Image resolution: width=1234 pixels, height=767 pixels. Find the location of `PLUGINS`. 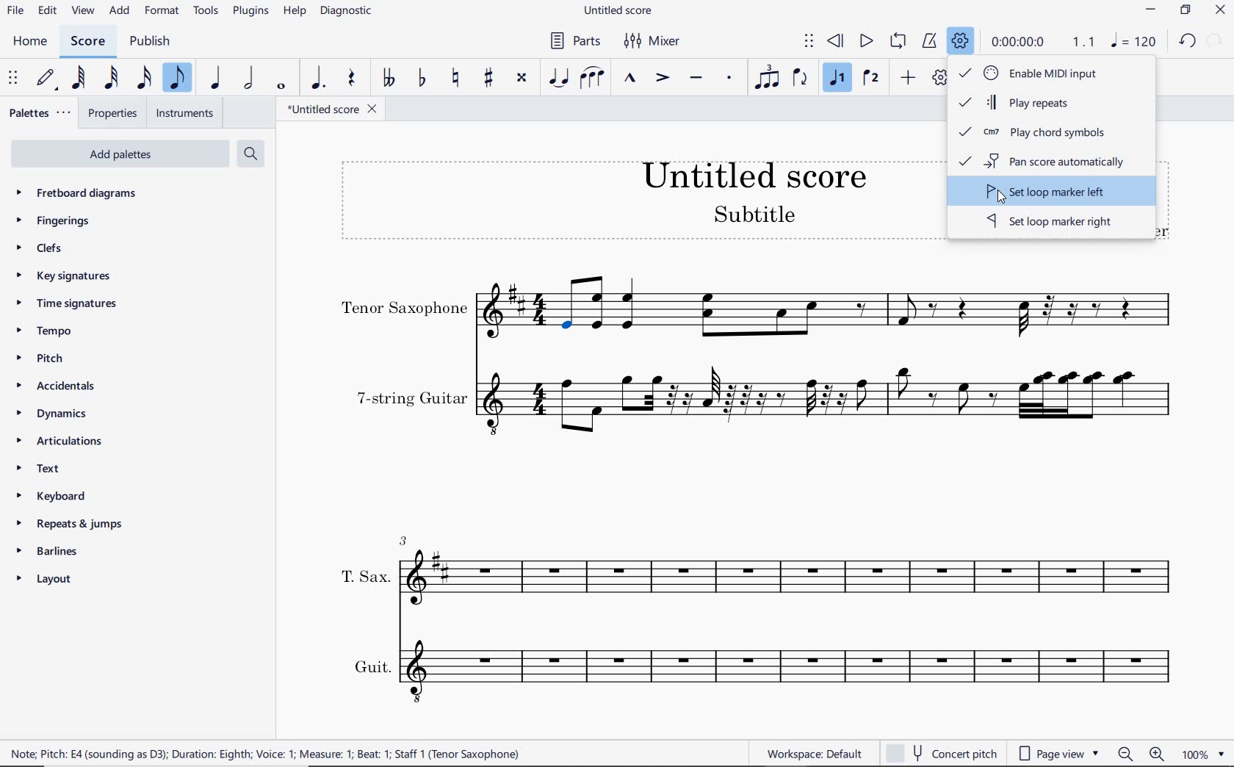

PLUGINS is located at coordinates (250, 12).